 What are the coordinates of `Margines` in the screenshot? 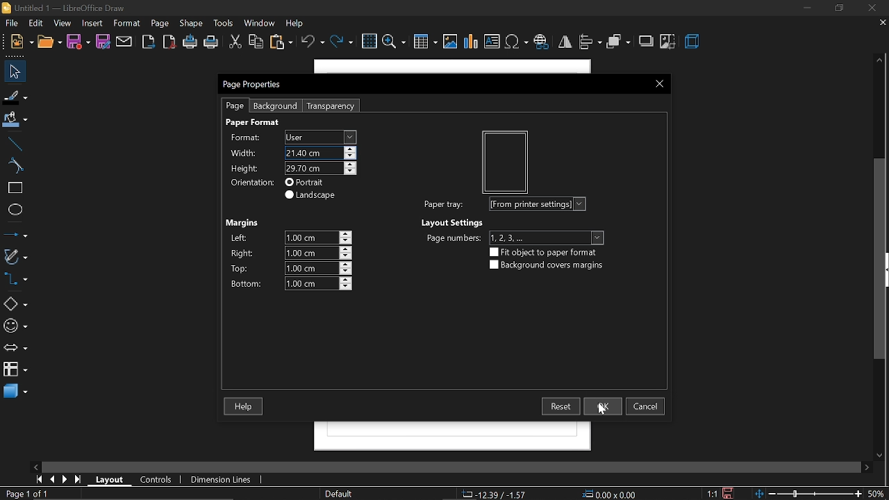 It's located at (240, 222).